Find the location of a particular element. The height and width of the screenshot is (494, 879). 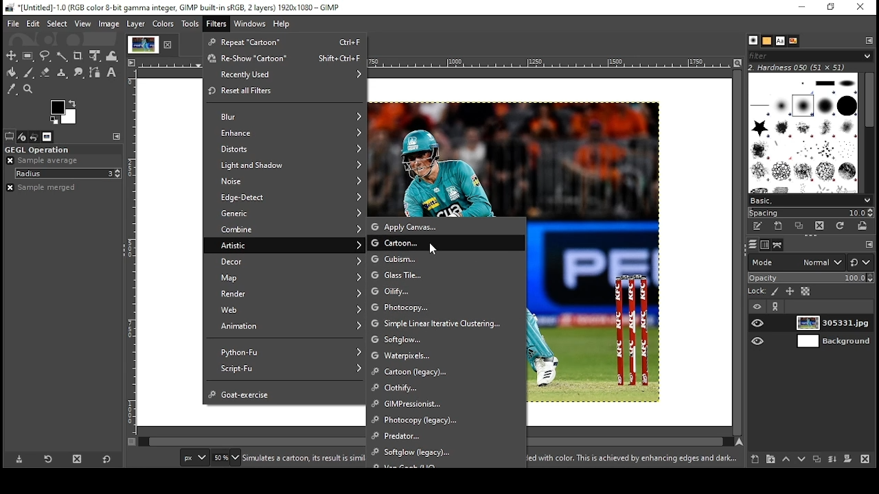

create new layer is located at coordinates (755, 460).